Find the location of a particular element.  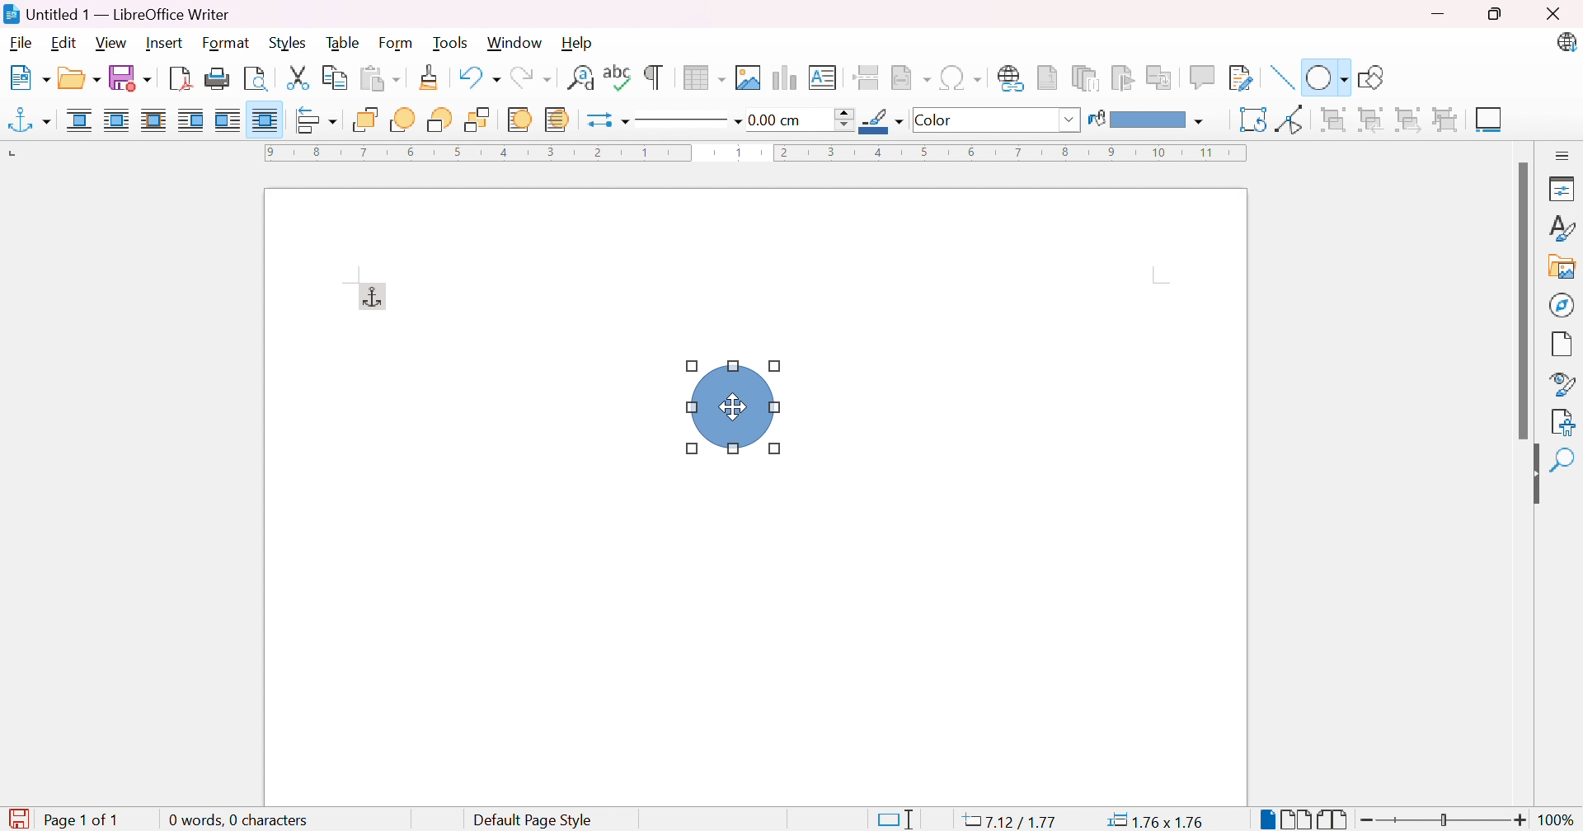

Line style is located at coordinates (681, 122).